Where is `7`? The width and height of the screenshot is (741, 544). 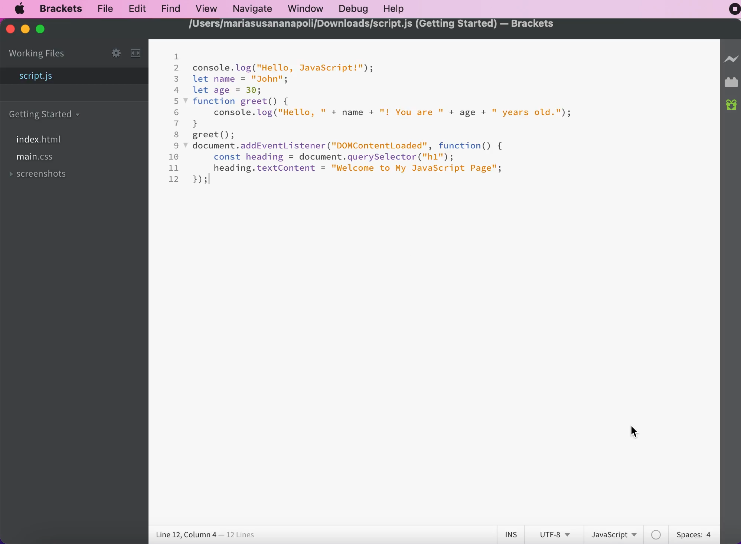 7 is located at coordinates (177, 123).